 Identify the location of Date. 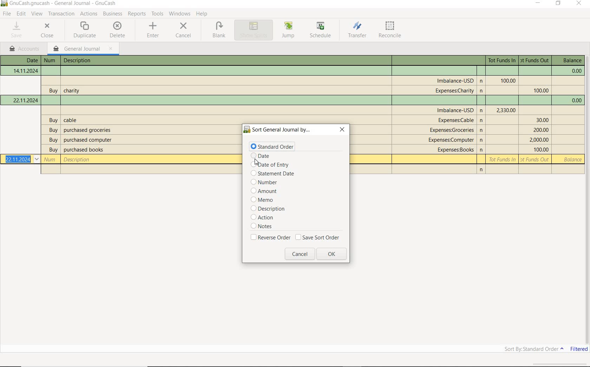
(26, 71).